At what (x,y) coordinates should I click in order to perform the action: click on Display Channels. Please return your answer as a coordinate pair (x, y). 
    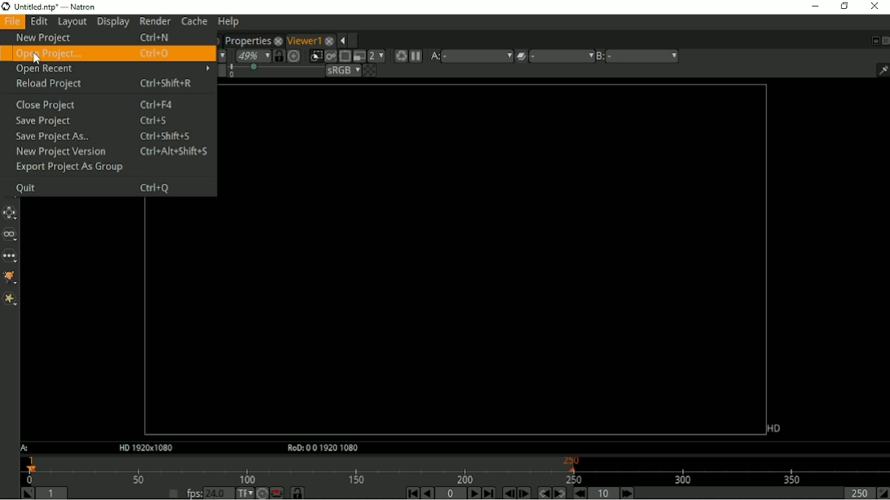
    Looking at the image, I should click on (220, 55).